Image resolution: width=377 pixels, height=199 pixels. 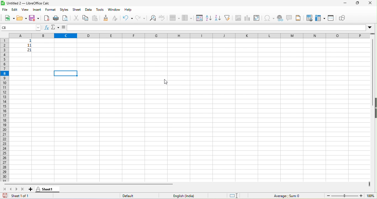 I want to click on sheet 1 of 1, so click(x=22, y=196).